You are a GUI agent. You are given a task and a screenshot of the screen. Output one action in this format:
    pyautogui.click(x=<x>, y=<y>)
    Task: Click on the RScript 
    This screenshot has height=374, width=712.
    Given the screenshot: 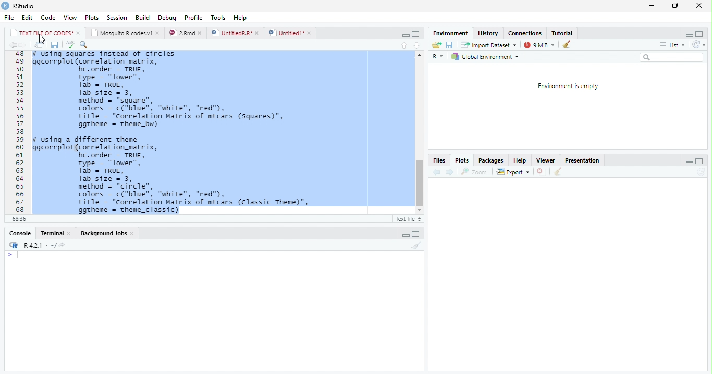 What is the action you would take?
    pyautogui.click(x=407, y=219)
    